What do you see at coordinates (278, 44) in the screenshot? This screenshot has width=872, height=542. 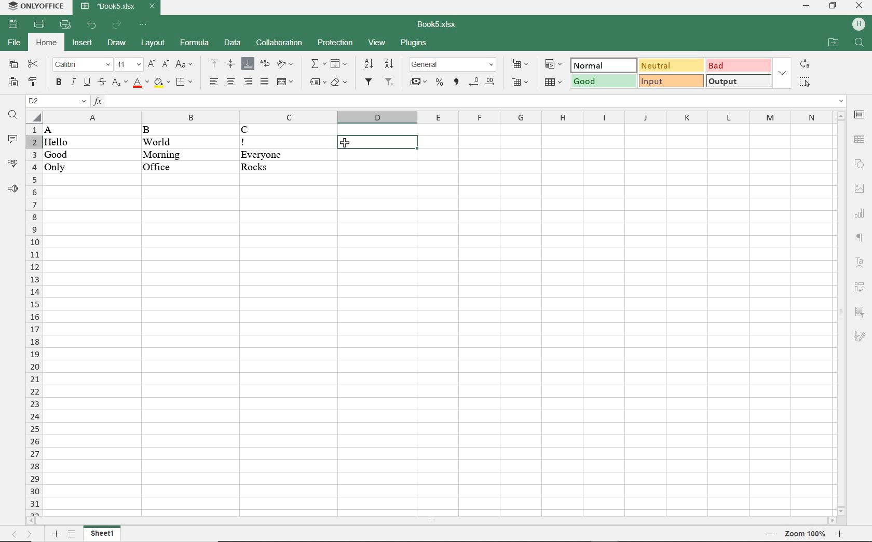 I see `collaboration` at bounding box center [278, 44].